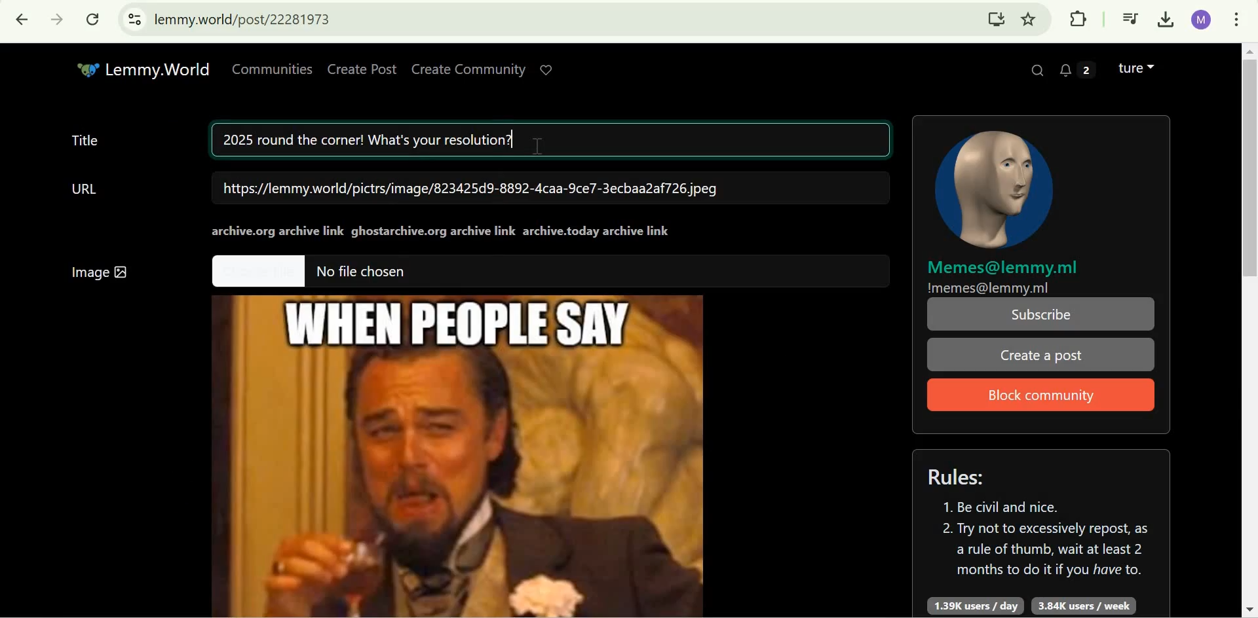  What do you see at coordinates (1077, 67) in the screenshot?
I see `2 unread messages` at bounding box center [1077, 67].